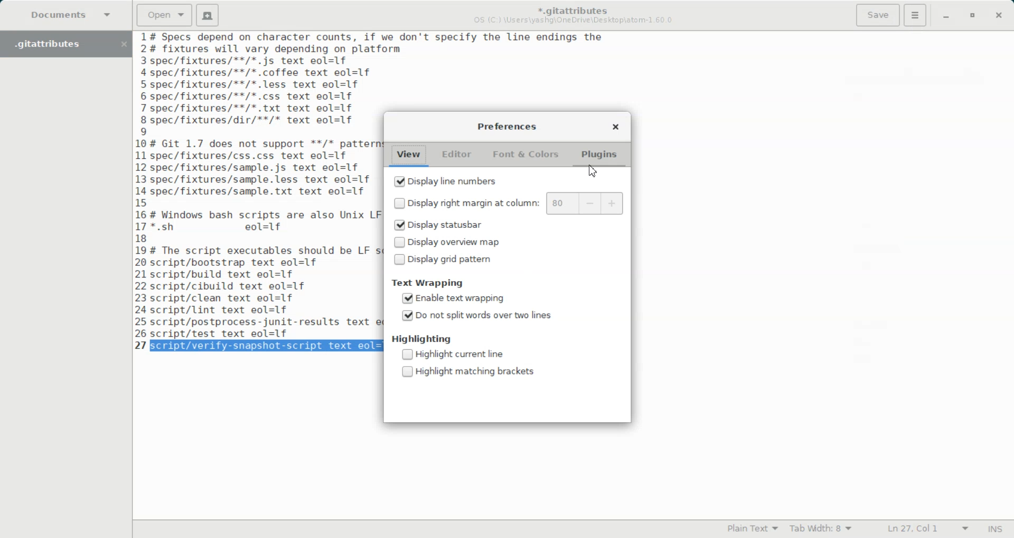  I want to click on Display grid pattern, so click(463, 260).